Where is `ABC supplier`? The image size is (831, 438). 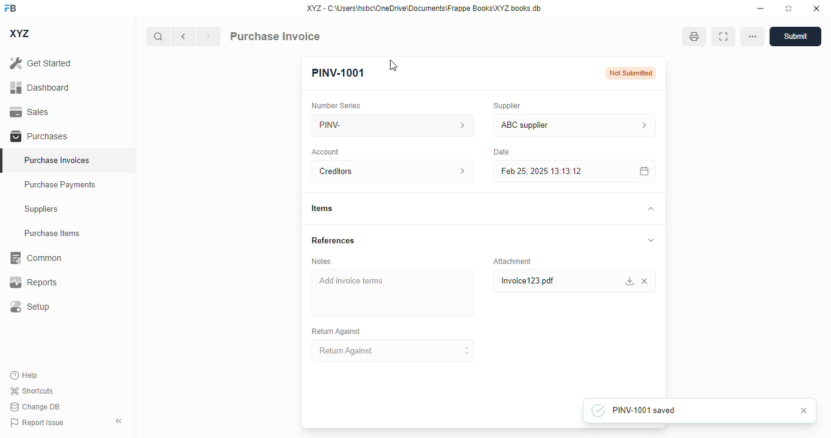 ABC supplier is located at coordinates (551, 125).